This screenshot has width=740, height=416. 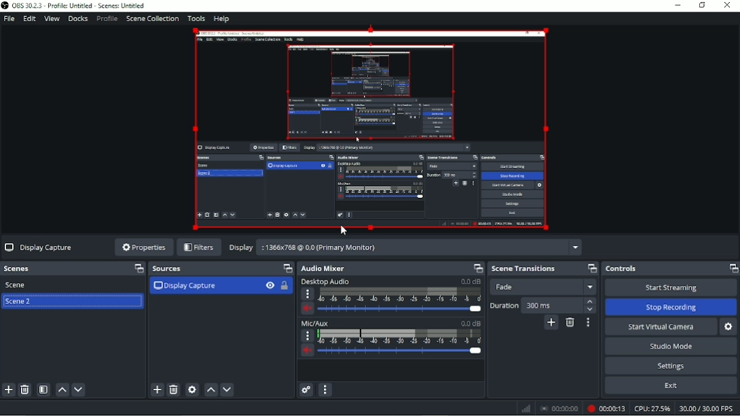 What do you see at coordinates (77, 19) in the screenshot?
I see `Docks` at bounding box center [77, 19].